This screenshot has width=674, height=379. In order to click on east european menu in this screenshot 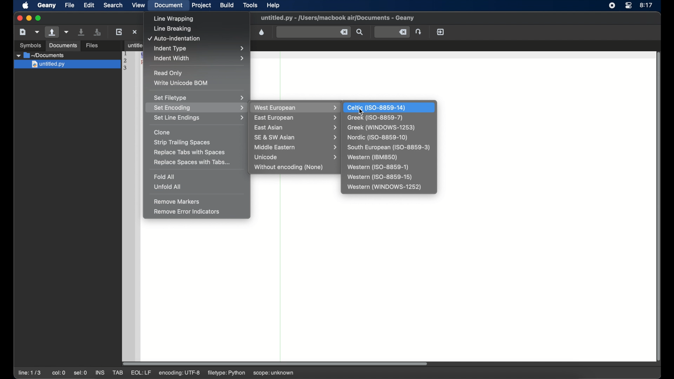, I will do `click(296, 118)`.